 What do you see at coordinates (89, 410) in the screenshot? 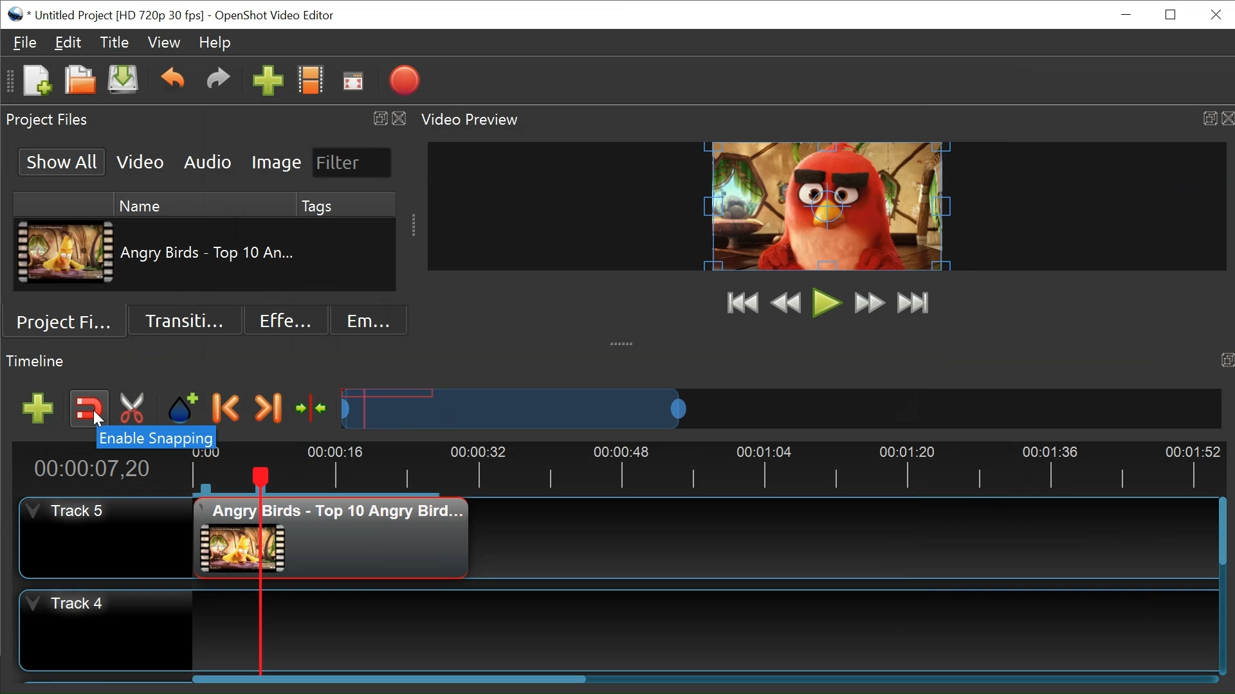
I see `Snap` at bounding box center [89, 410].